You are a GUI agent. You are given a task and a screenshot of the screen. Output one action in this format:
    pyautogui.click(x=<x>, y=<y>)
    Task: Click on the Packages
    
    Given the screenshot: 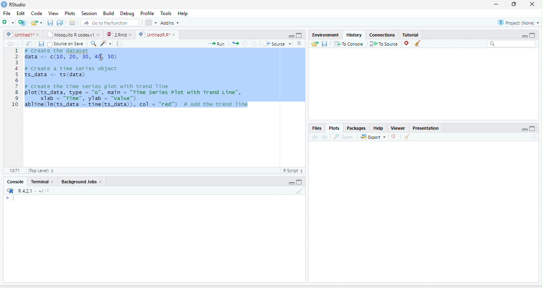 What is the action you would take?
    pyautogui.click(x=356, y=128)
    